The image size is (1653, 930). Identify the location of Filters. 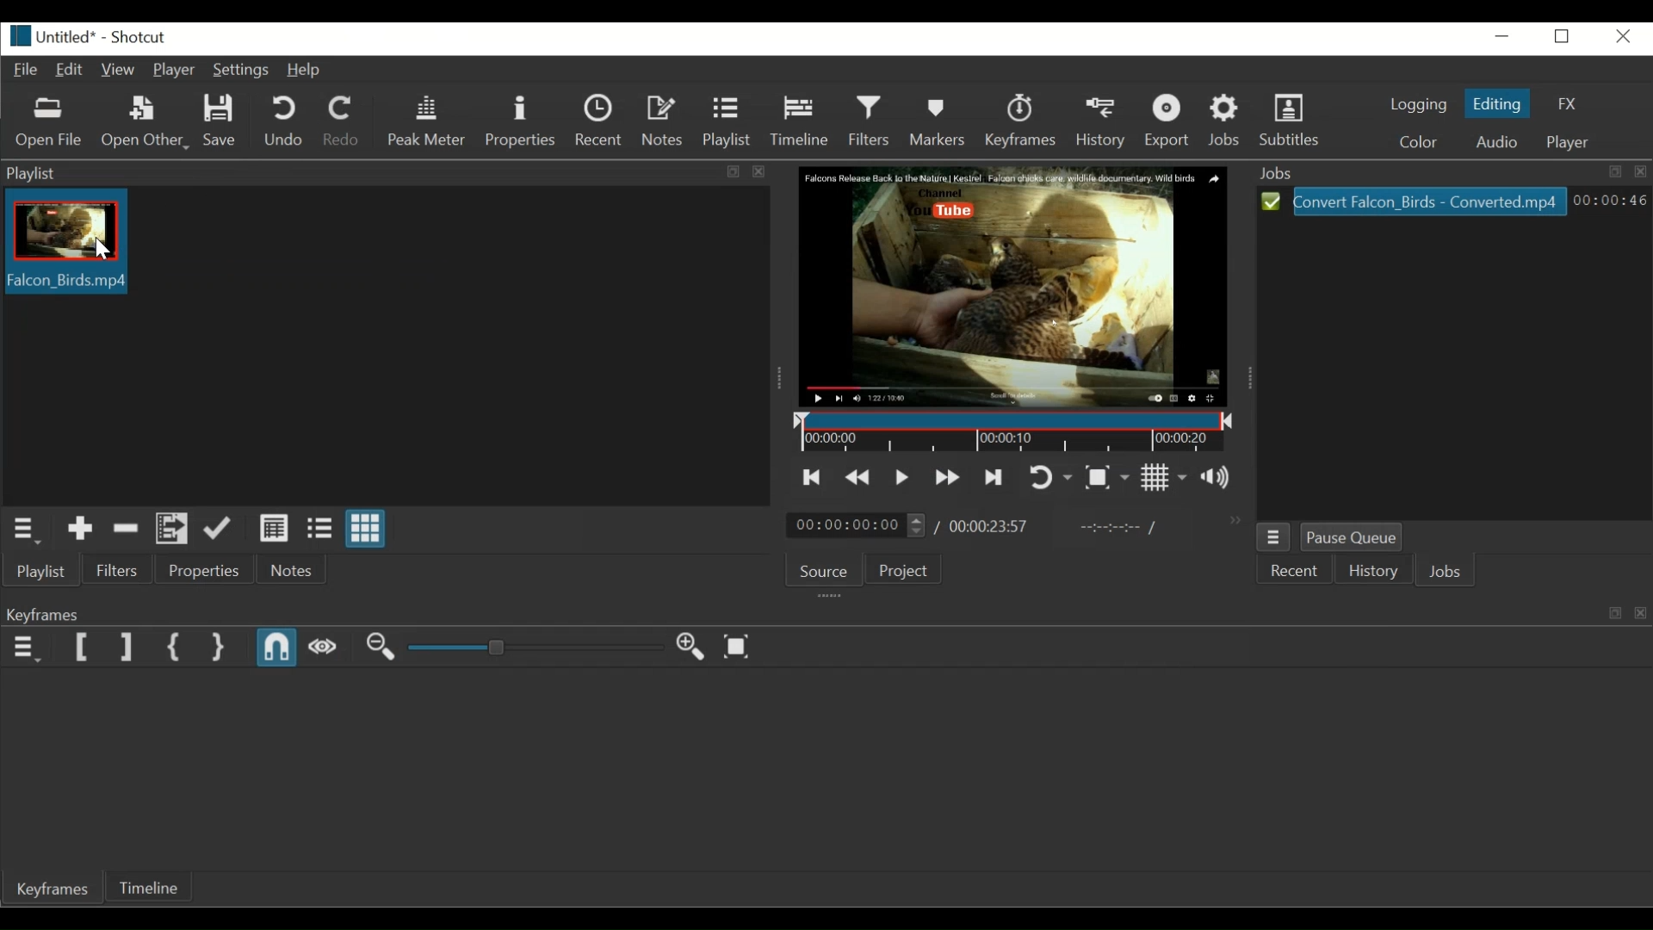
(872, 121).